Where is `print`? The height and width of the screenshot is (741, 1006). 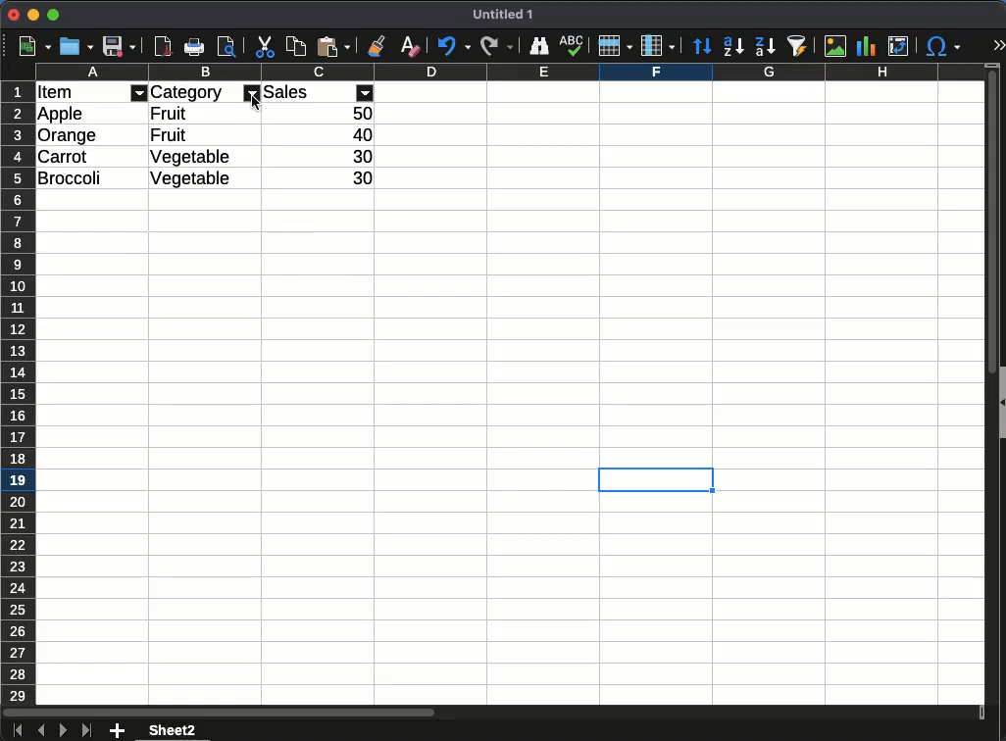
print is located at coordinates (193, 46).